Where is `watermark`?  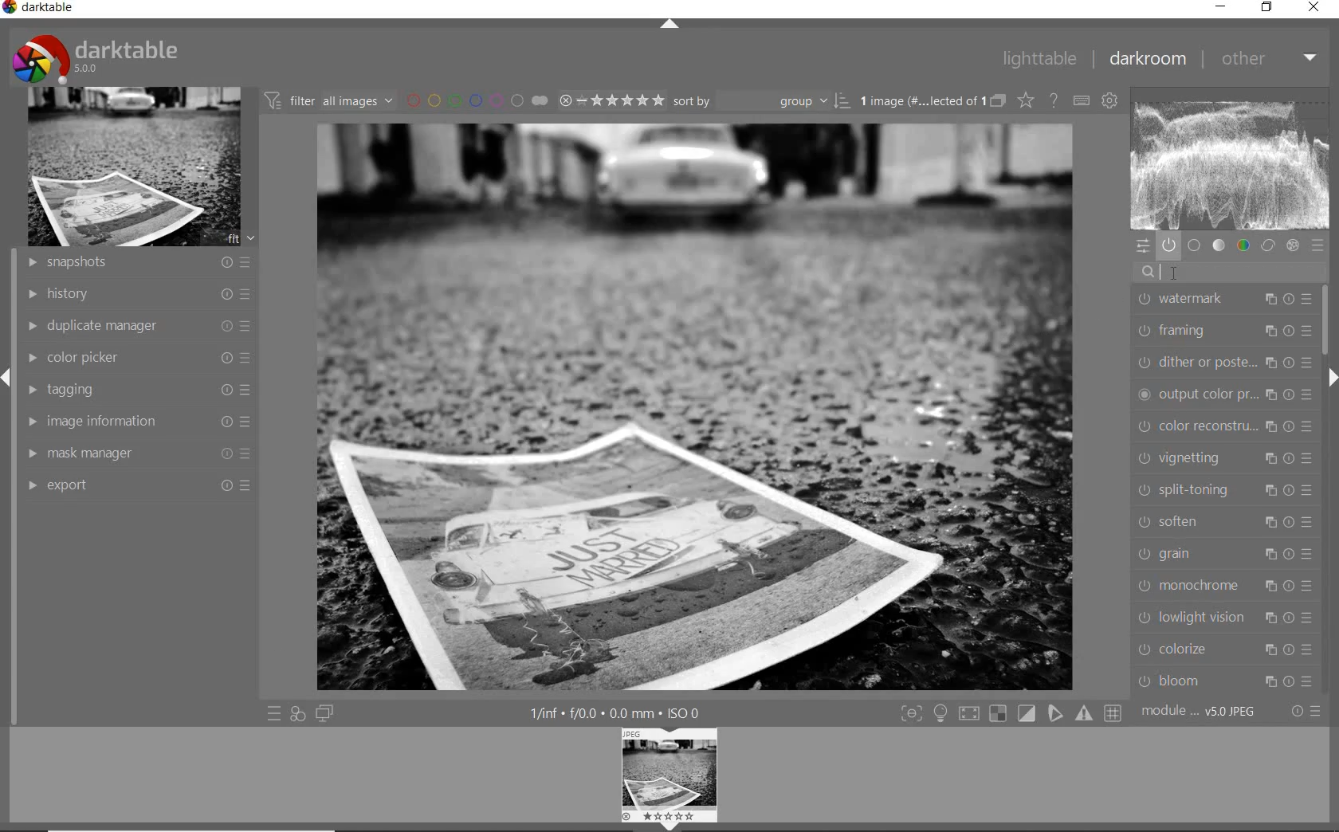
watermark is located at coordinates (1226, 300).